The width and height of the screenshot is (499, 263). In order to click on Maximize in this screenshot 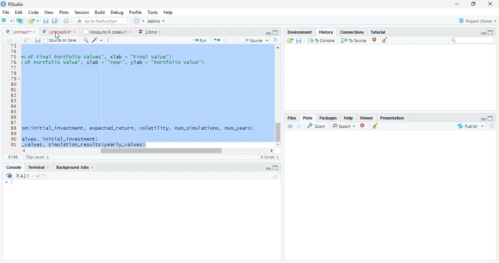, I will do `click(475, 4)`.